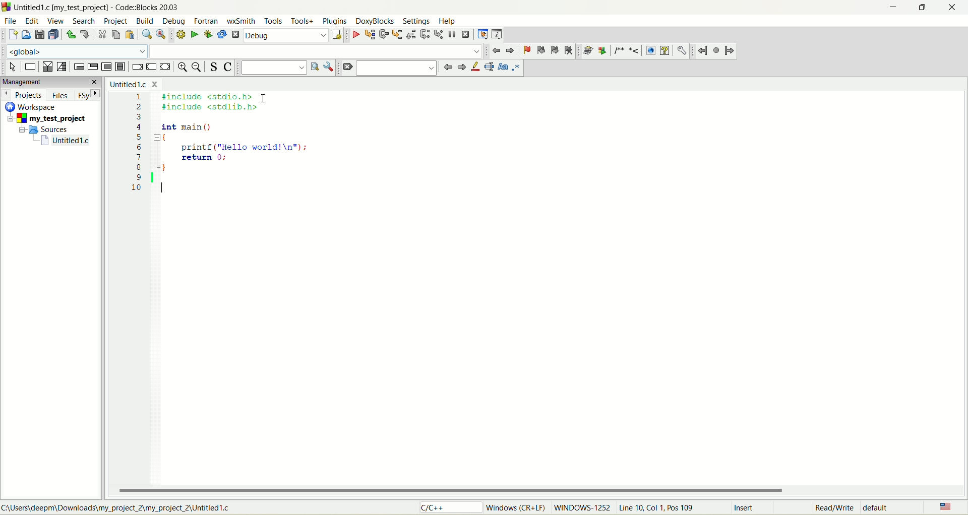 This screenshot has height=515, width=968. What do you see at coordinates (651, 50) in the screenshot?
I see `HTML` at bounding box center [651, 50].